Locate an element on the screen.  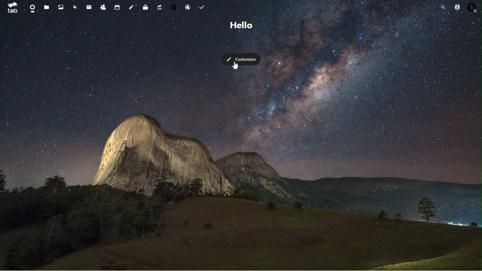
Account icon is located at coordinates (474, 8).